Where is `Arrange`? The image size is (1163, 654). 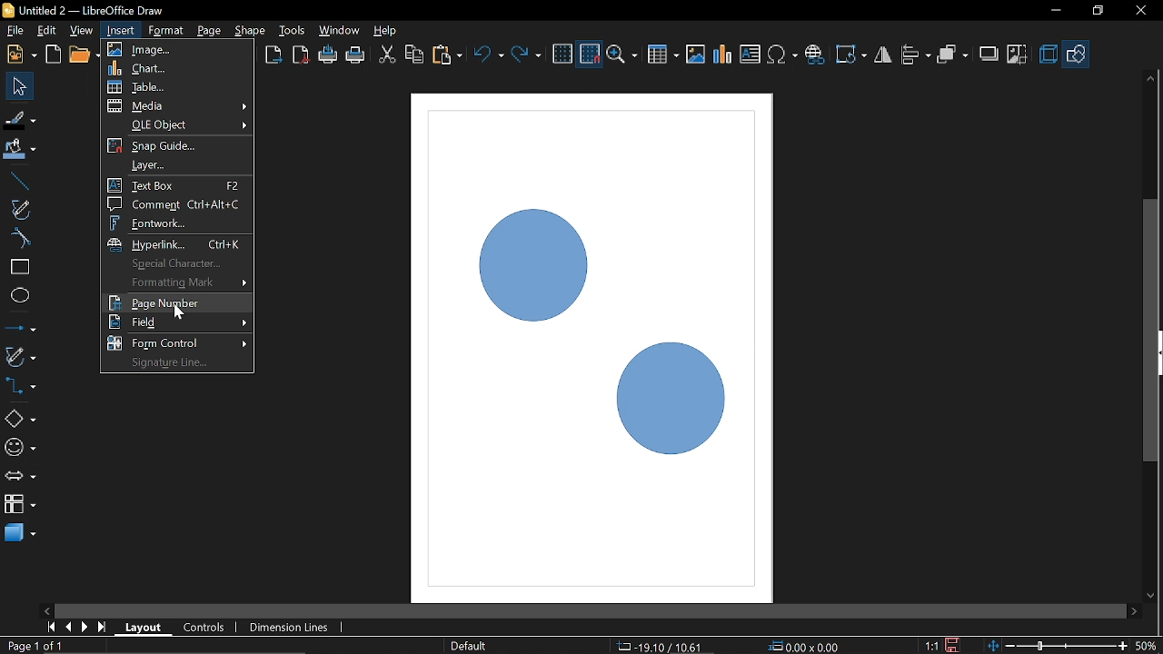 Arrange is located at coordinates (952, 55).